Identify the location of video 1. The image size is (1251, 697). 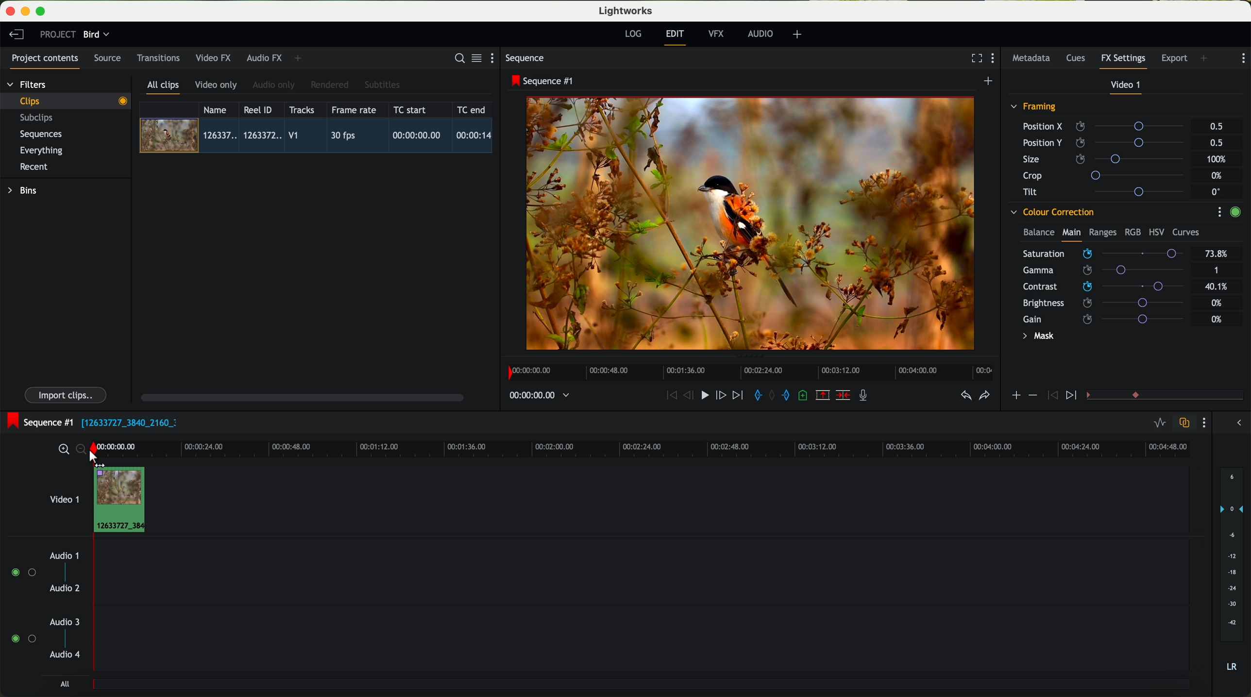
(1127, 87).